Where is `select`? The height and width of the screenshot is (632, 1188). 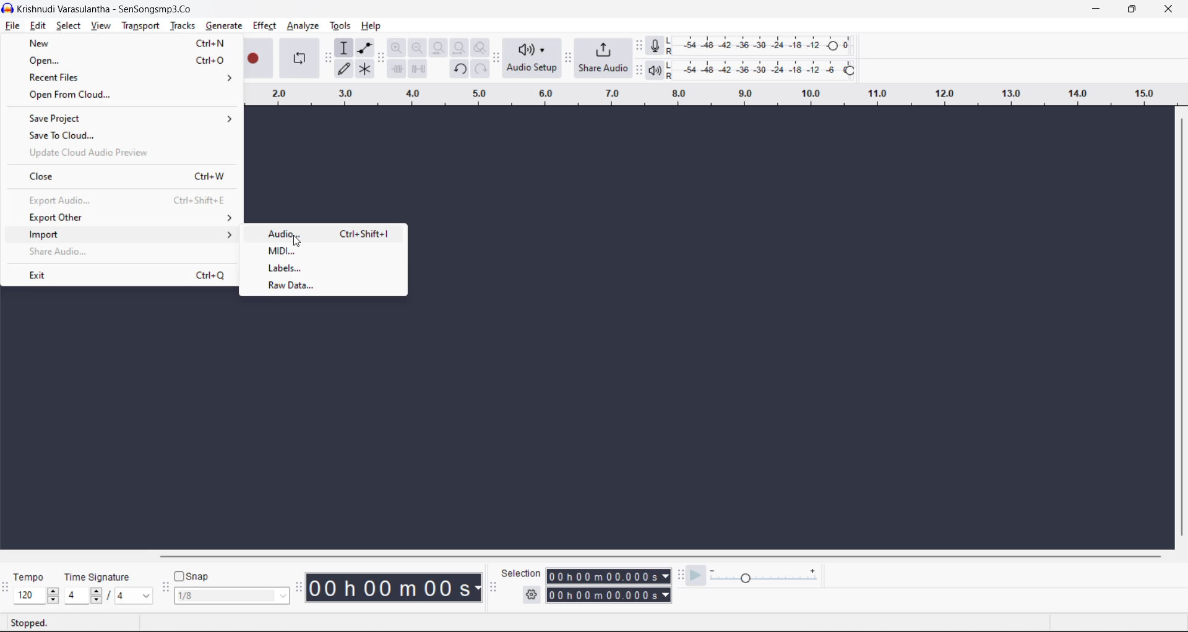 select is located at coordinates (70, 26).